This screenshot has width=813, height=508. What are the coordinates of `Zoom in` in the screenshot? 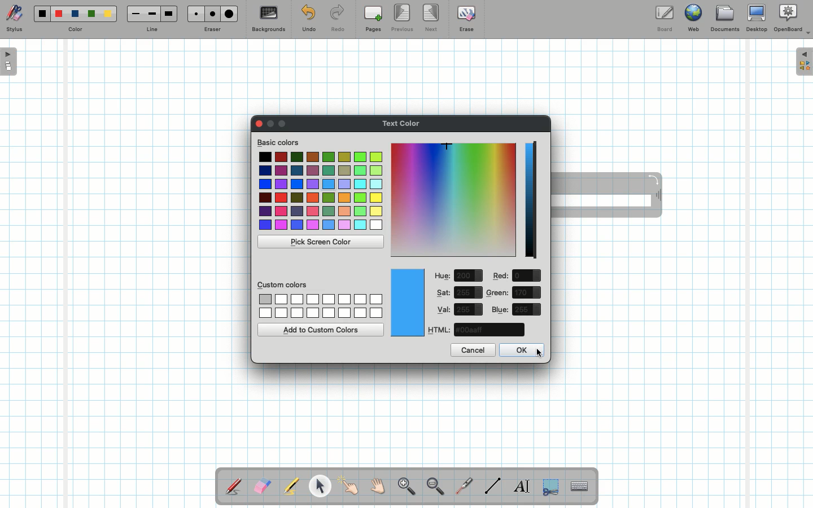 It's located at (404, 488).